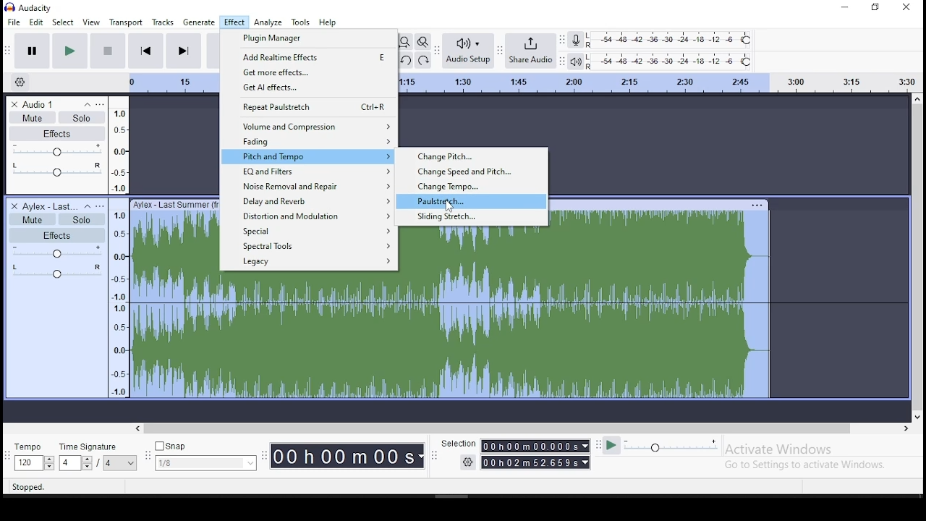  What do you see at coordinates (47, 206) in the screenshot?
I see `audio ` at bounding box center [47, 206].